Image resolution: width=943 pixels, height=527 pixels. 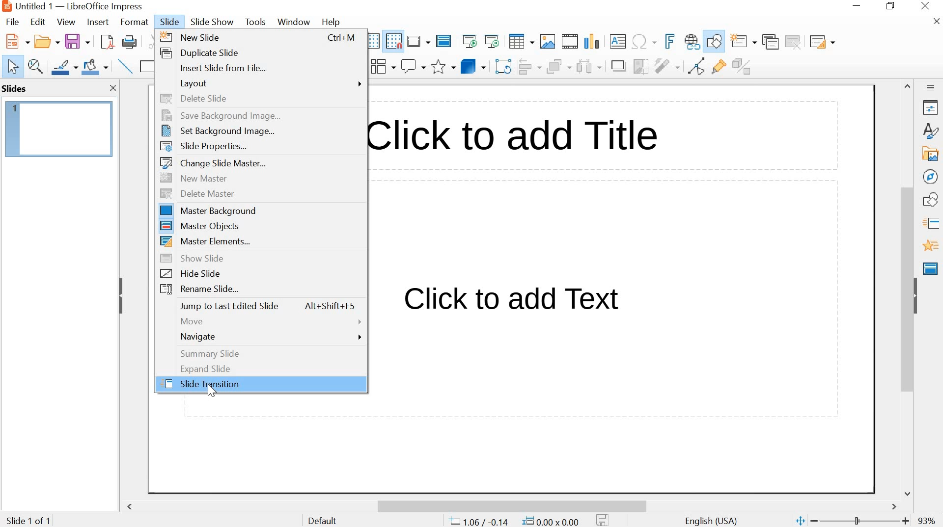 What do you see at coordinates (258, 163) in the screenshot?
I see `change slide master` at bounding box center [258, 163].